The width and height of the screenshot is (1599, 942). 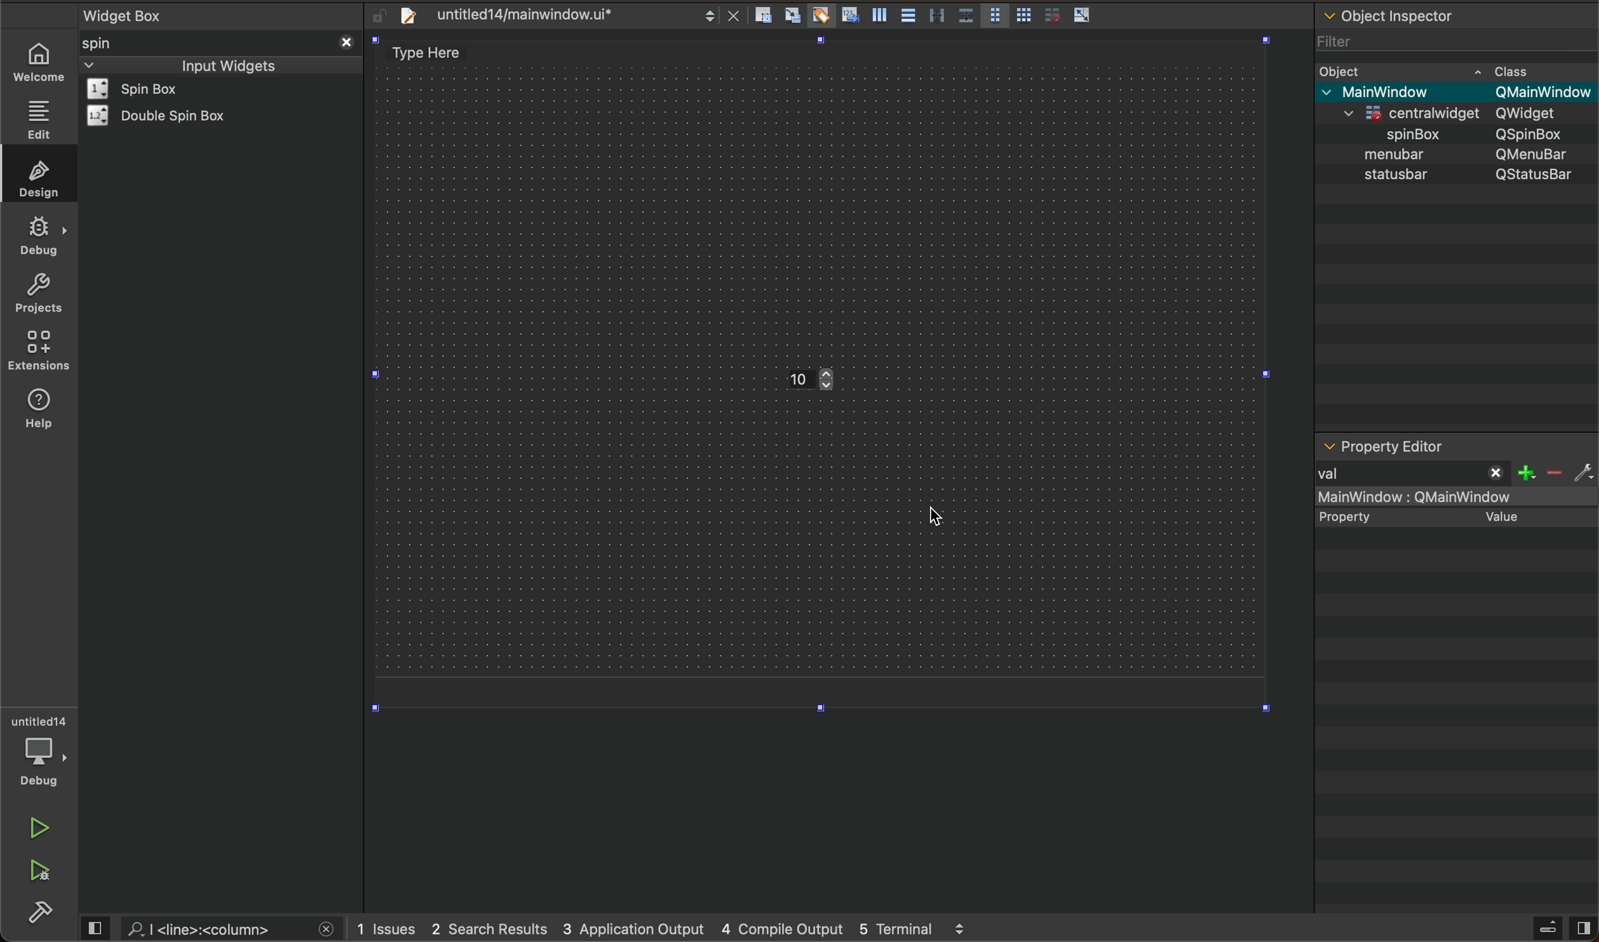 I want to click on editor, so click(x=1383, y=447).